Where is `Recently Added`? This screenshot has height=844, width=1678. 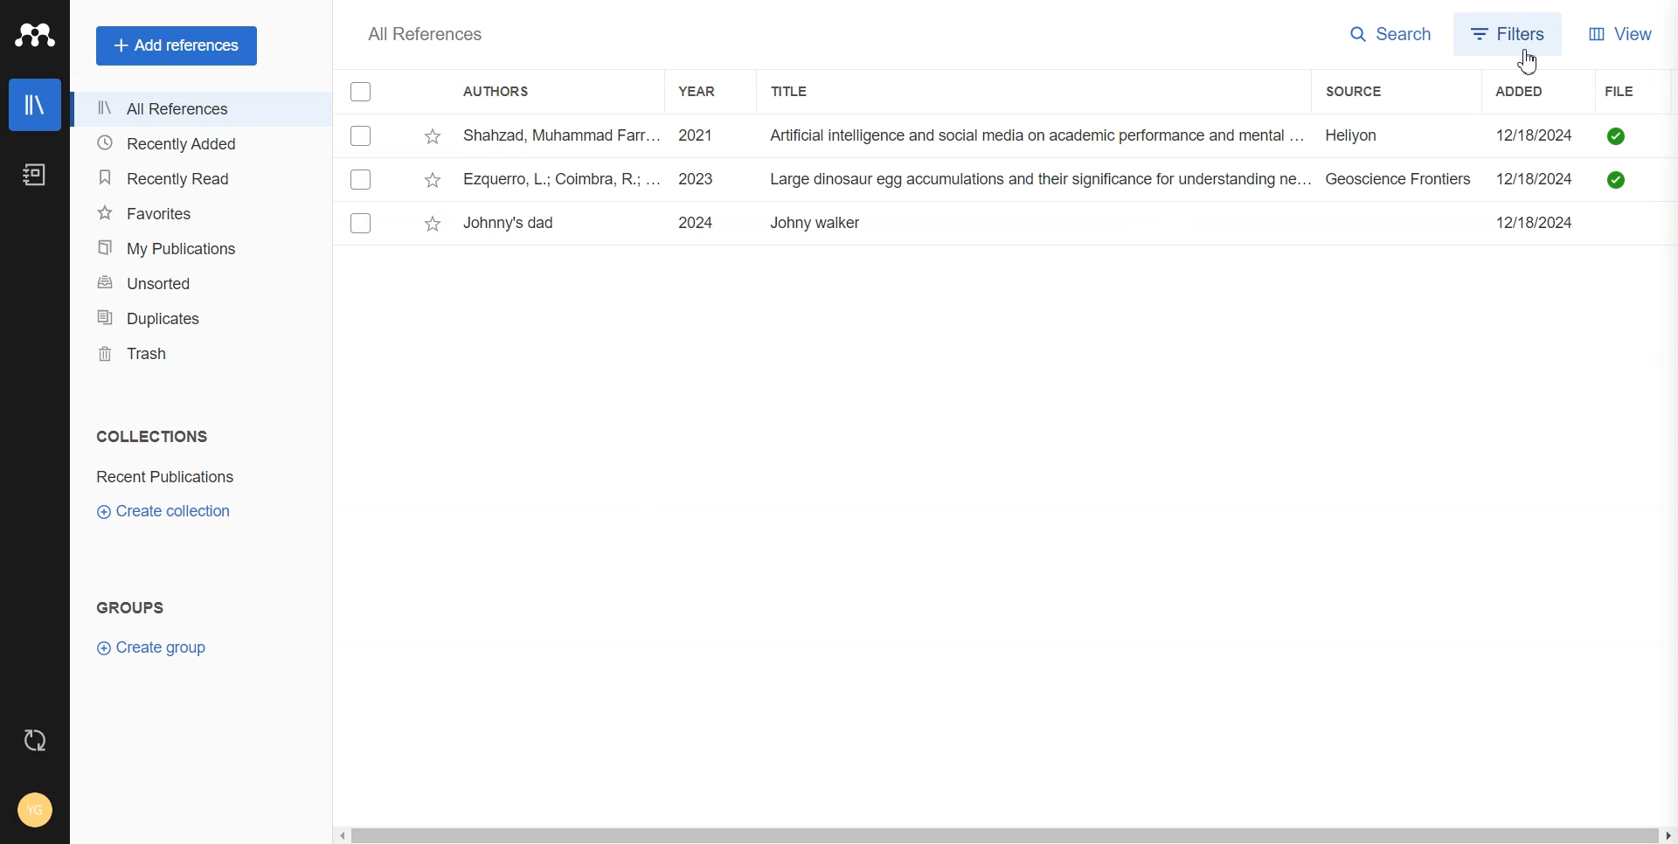 Recently Added is located at coordinates (195, 144).